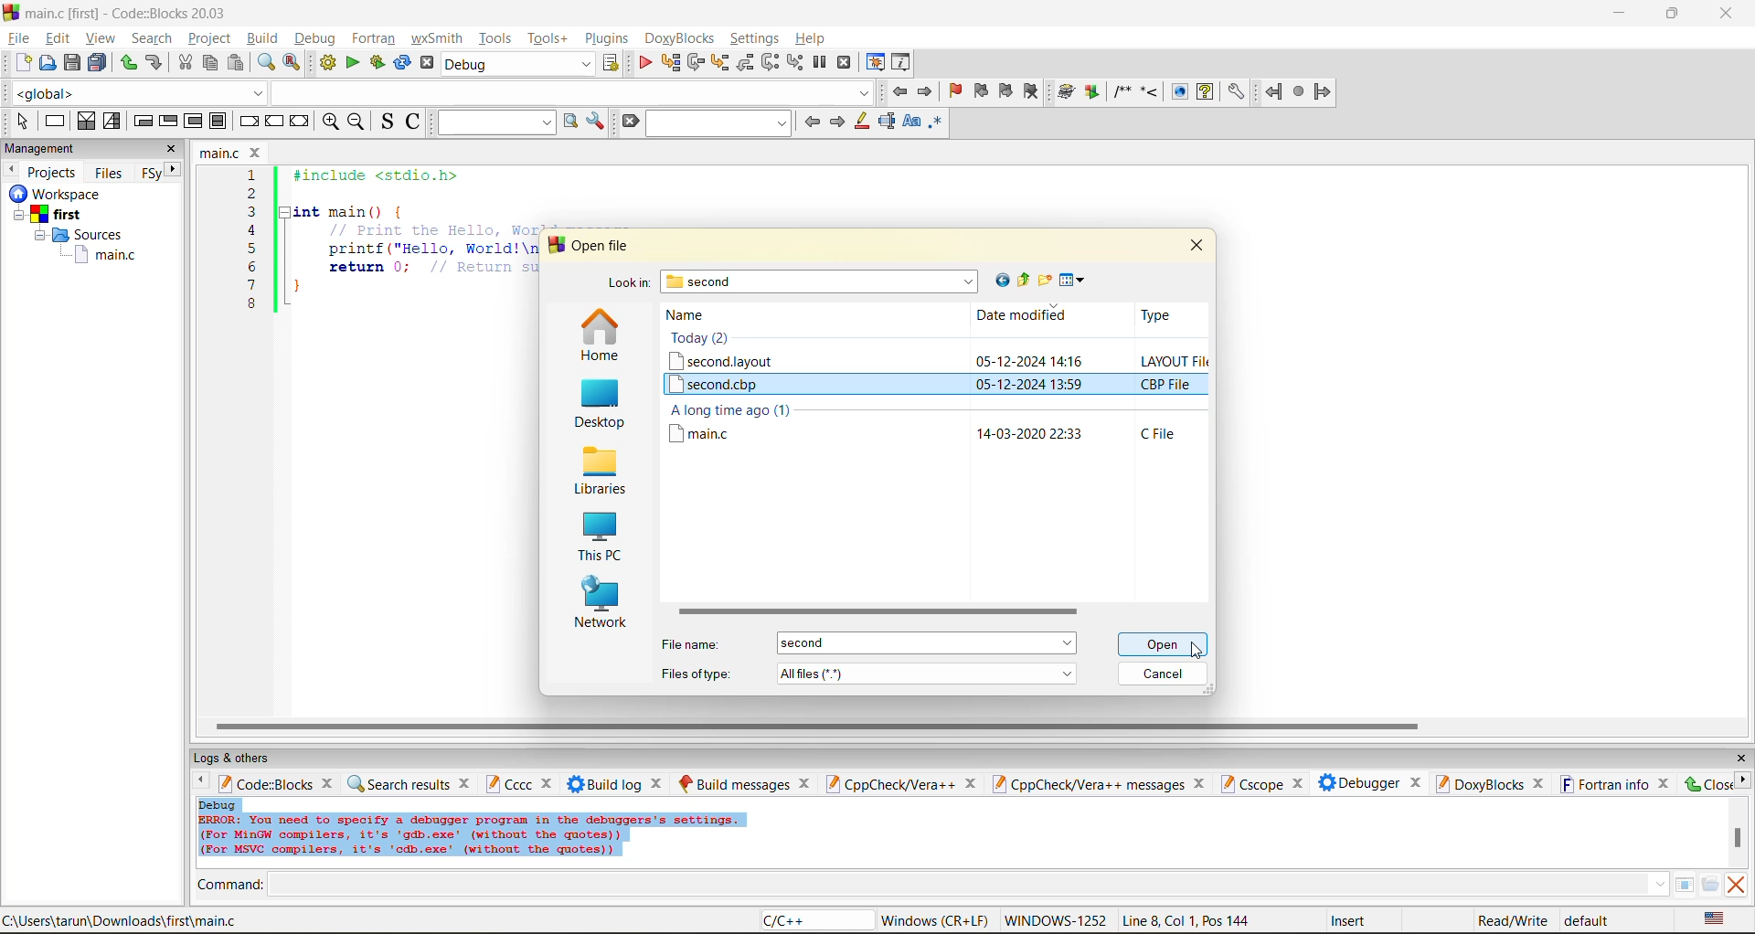 Image resolution: width=1755 pixels, height=934 pixels. What do you see at coordinates (24, 62) in the screenshot?
I see `new` at bounding box center [24, 62].